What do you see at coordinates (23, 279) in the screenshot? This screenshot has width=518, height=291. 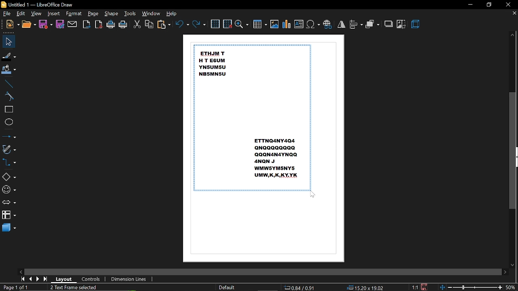 I see `go to first page` at bounding box center [23, 279].